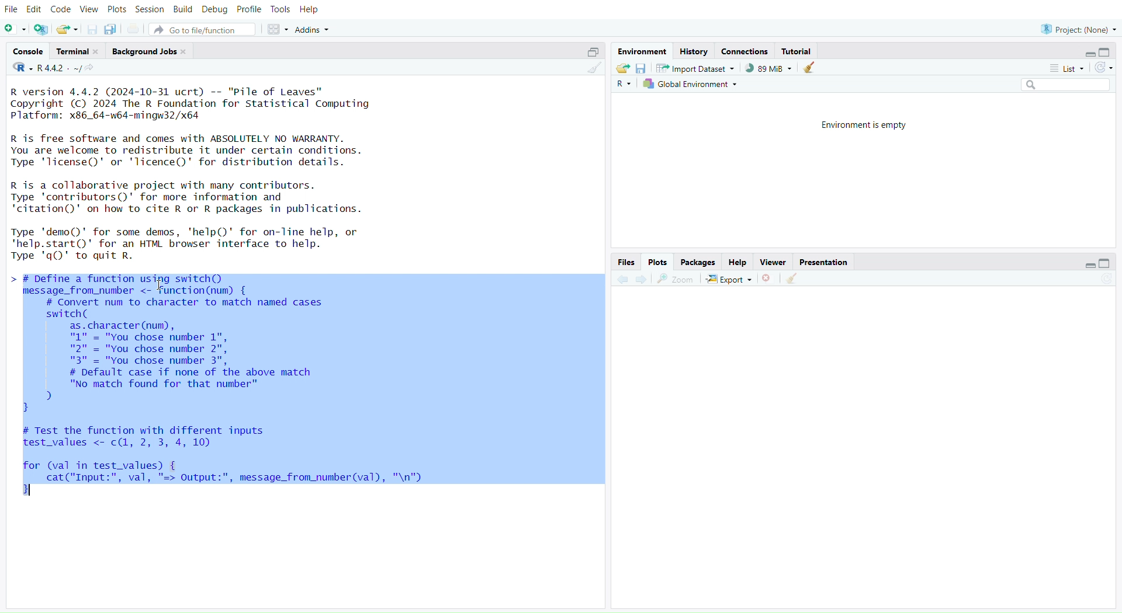  I want to click on Help, so click(315, 11).